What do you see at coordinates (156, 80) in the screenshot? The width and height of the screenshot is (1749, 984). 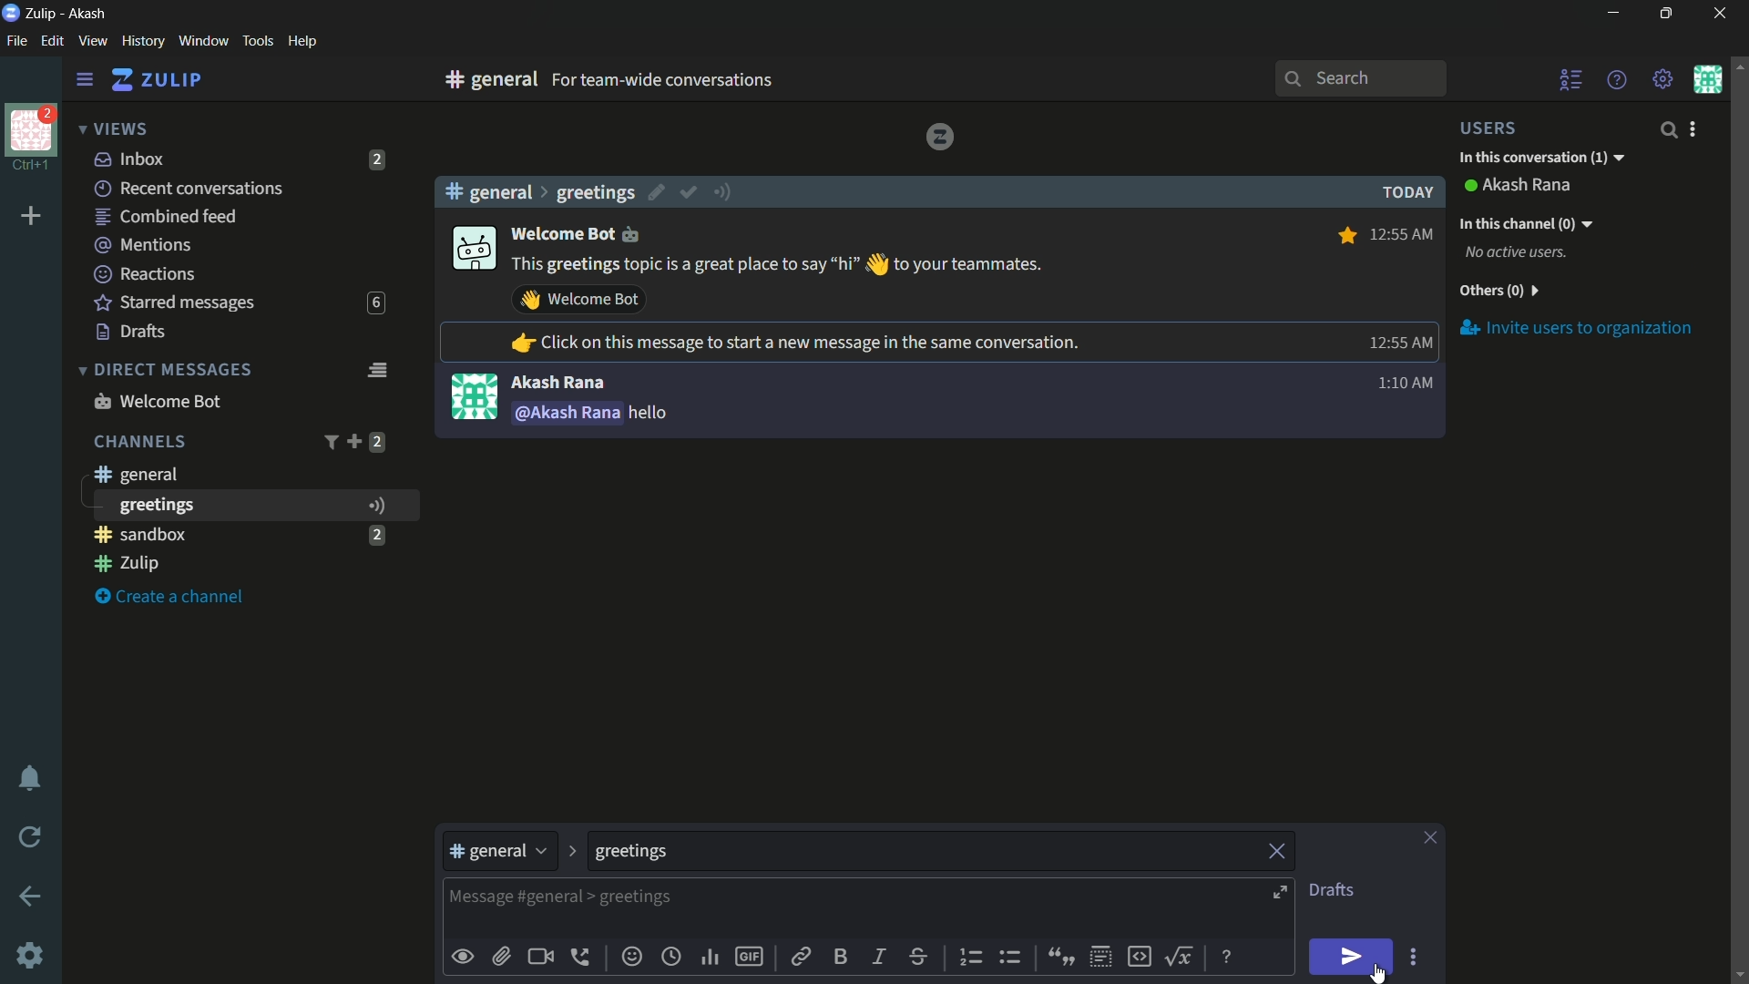 I see `zulip` at bounding box center [156, 80].